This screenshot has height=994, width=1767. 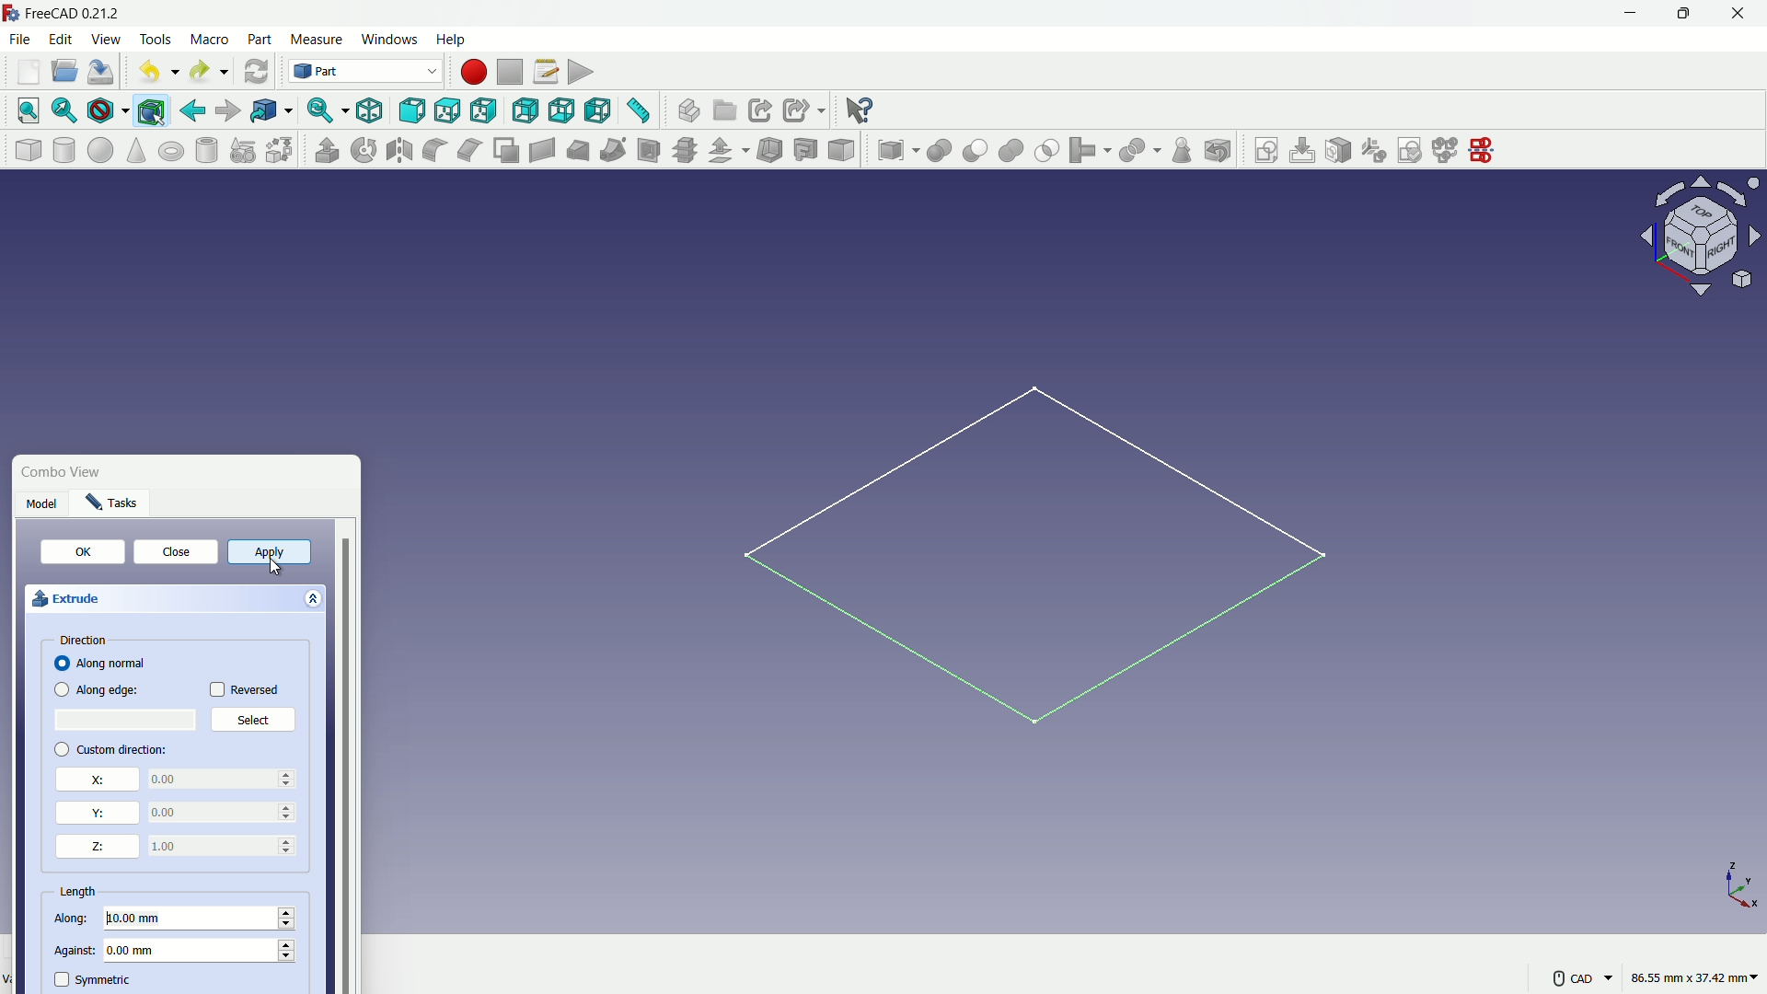 I want to click on x direction, so click(x=97, y=780).